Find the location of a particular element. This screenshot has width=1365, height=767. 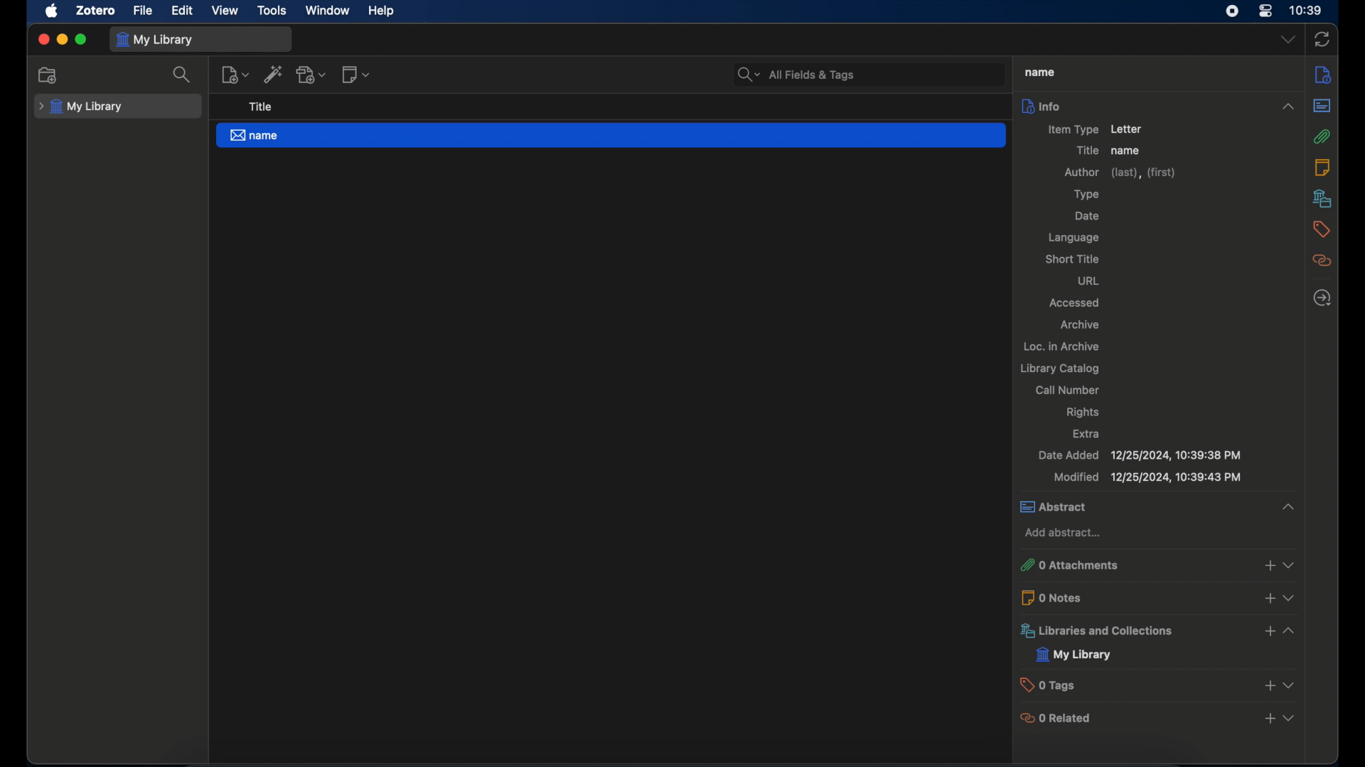

rights is located at coordinates (1084, 413).